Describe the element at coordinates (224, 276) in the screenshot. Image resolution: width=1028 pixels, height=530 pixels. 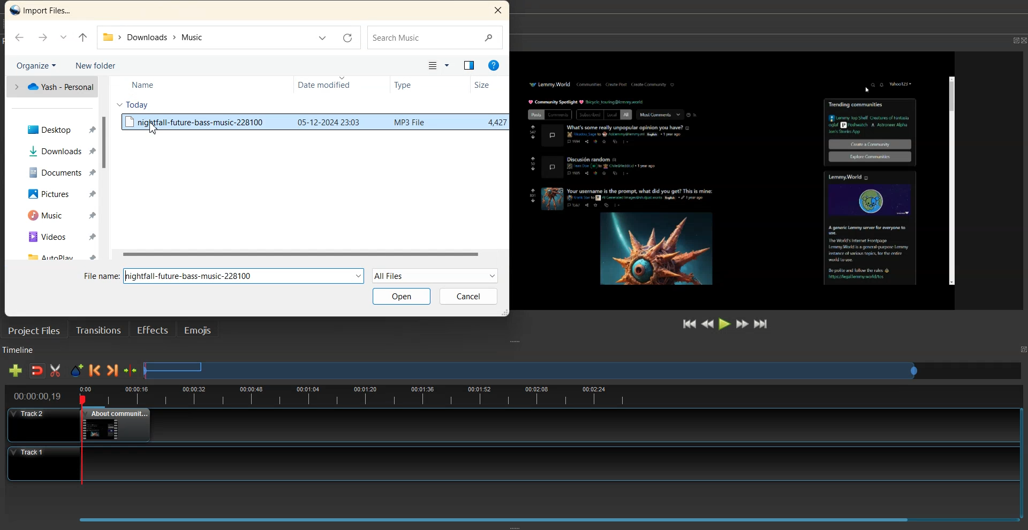
I see `File Name` at that location.